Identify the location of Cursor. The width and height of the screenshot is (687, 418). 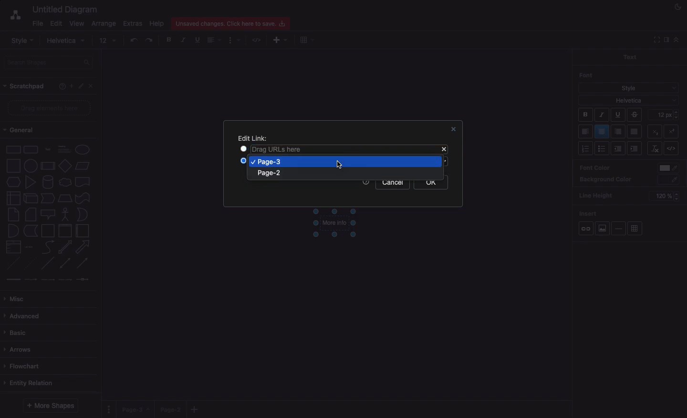
(337, 163).